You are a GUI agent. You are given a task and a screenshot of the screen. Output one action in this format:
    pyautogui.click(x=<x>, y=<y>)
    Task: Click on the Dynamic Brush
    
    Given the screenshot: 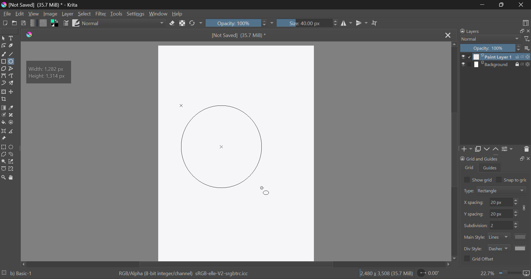 What is the action you would take?
    pyautogui.click(x=4, y=83)
    